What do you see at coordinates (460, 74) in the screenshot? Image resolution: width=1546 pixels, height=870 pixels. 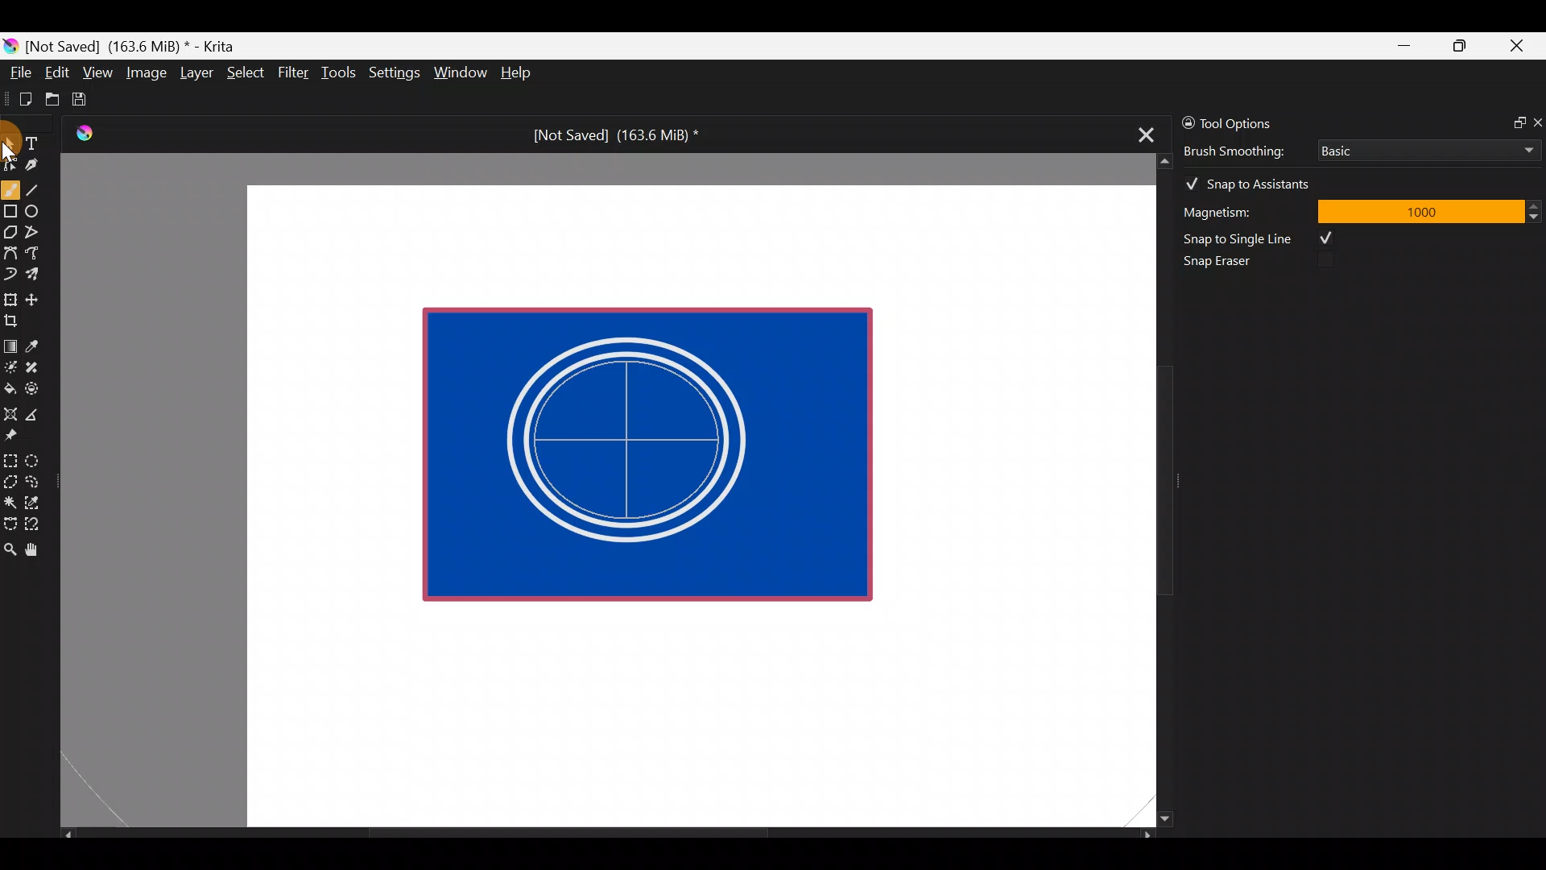 I see `Window` at bounding box center [460, 74].